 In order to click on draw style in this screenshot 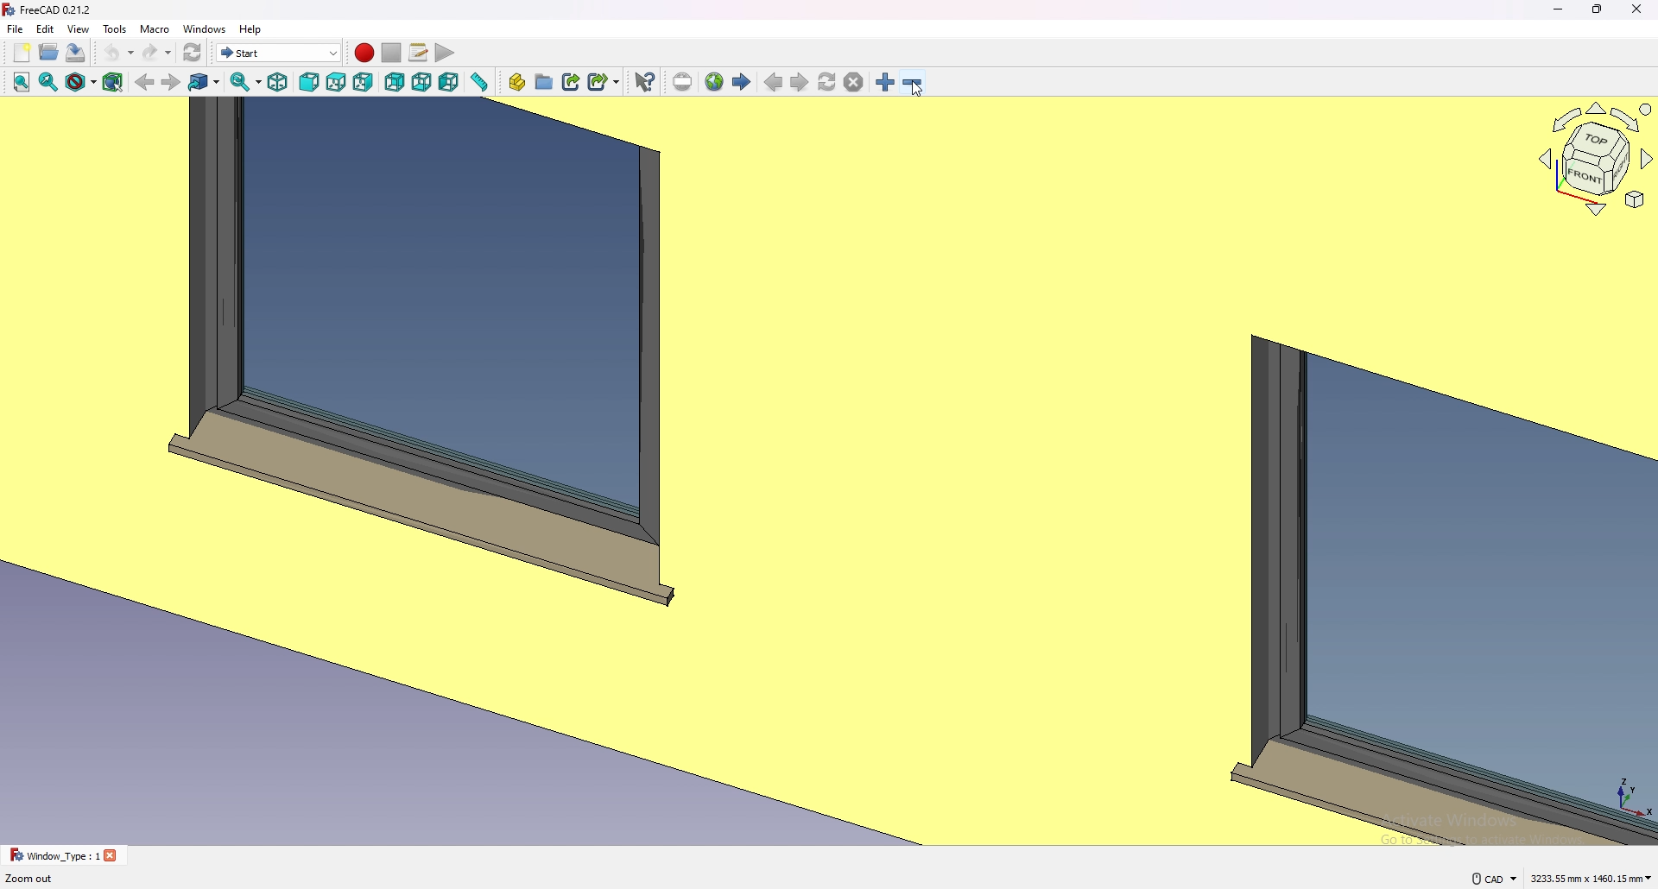, I will do `click(81, 82)`.